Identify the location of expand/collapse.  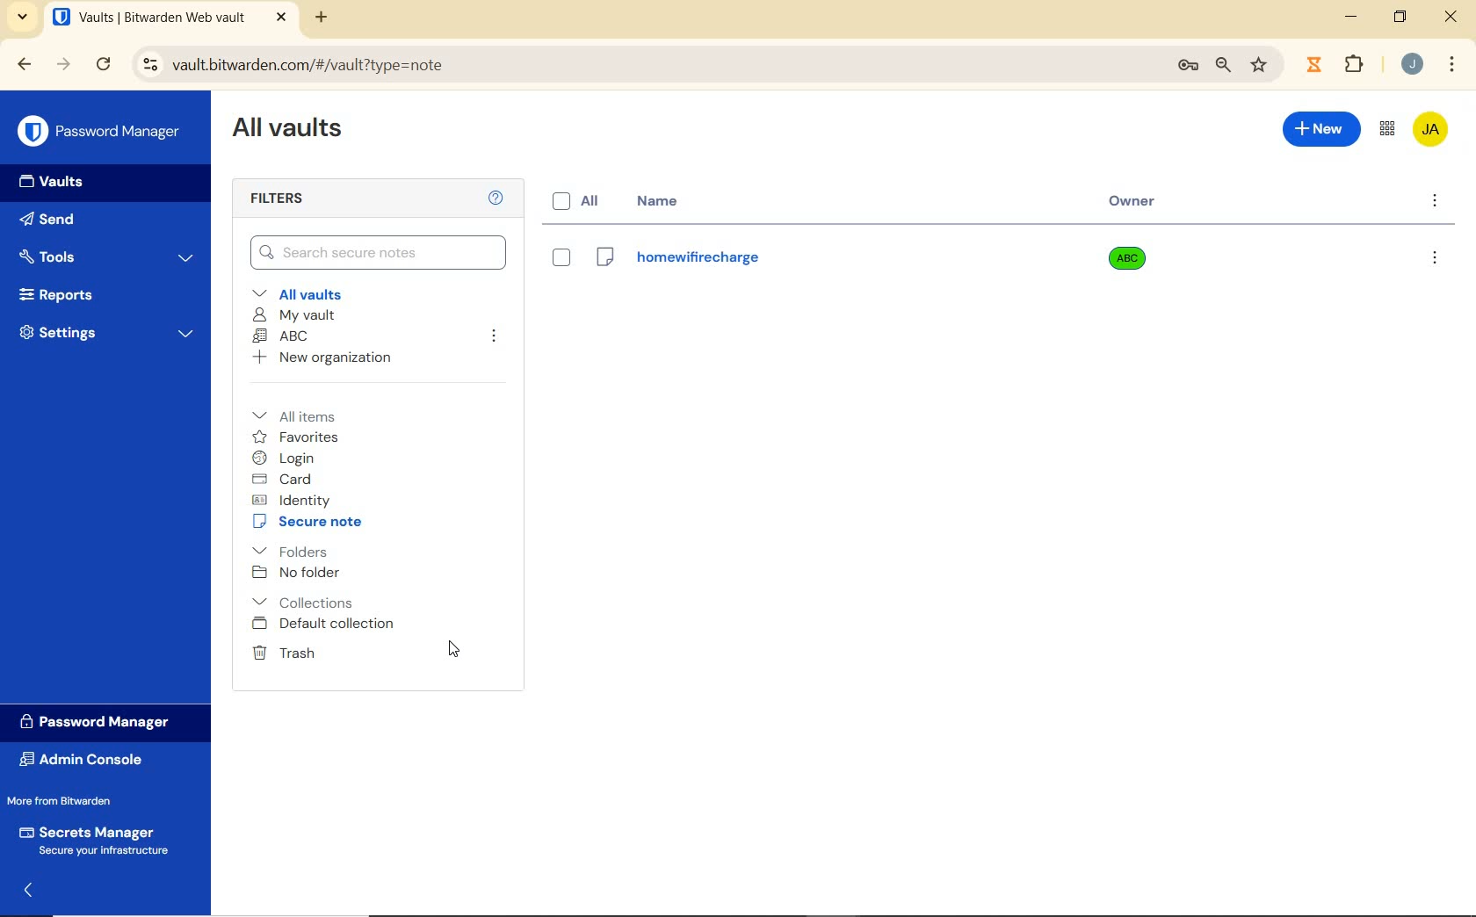
(23, 893).